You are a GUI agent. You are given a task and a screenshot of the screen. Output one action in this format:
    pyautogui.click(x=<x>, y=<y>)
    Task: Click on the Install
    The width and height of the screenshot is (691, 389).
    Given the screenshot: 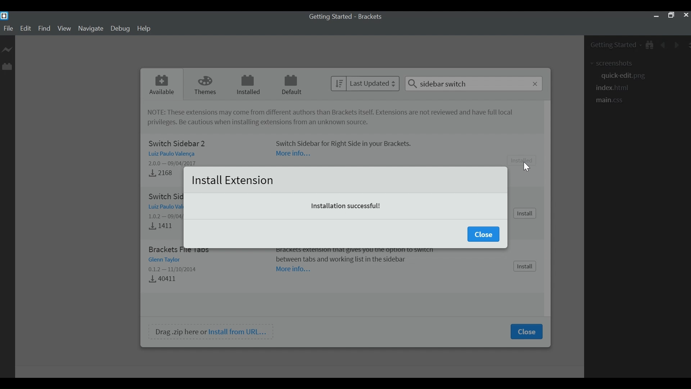 What is the action you would take?
    pyautogui.click(x=525, y=160)
    